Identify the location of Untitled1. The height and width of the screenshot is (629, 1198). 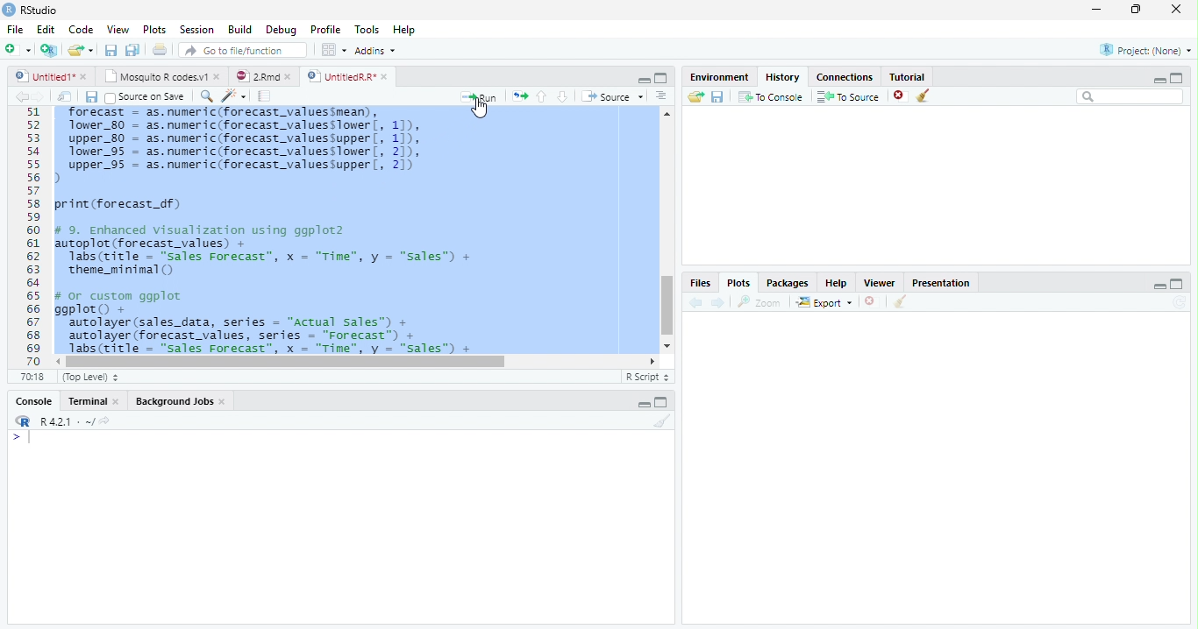
(51, 76).